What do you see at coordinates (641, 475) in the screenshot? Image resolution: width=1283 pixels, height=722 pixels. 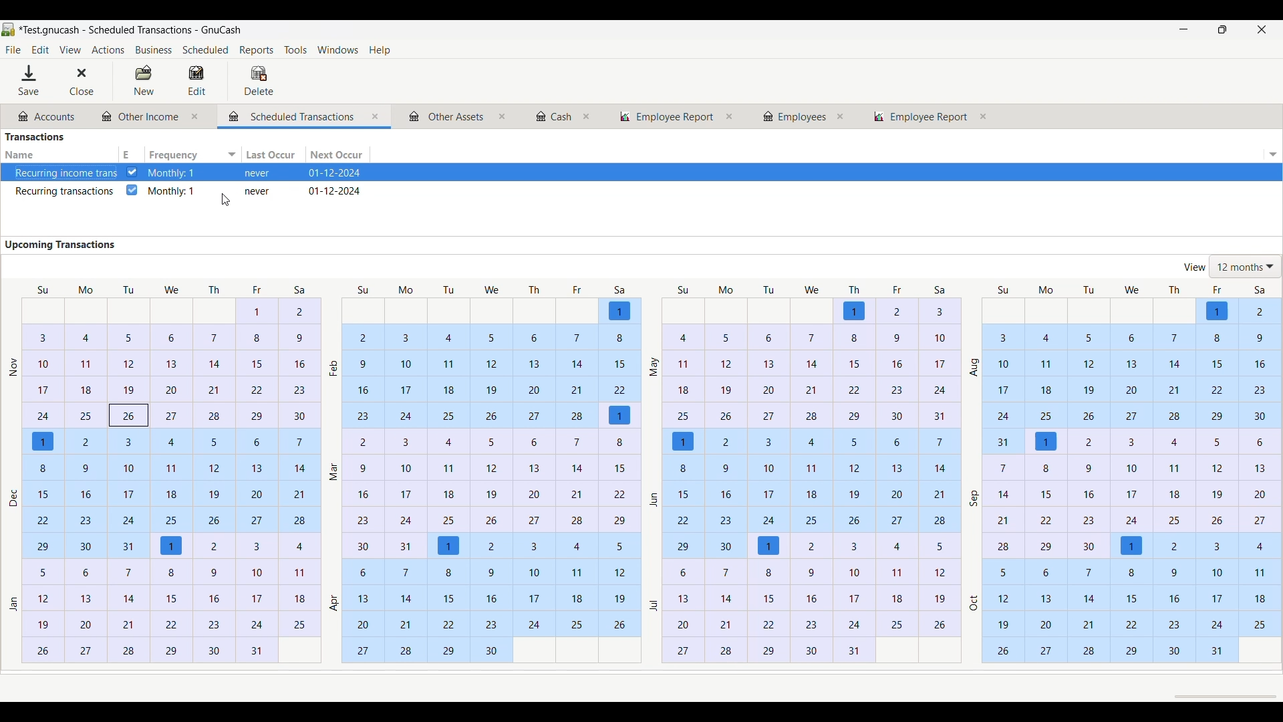 I see `Calendar as per the current View selection, with recurring transaction dates highlighted` at bounding box center [641, 475].